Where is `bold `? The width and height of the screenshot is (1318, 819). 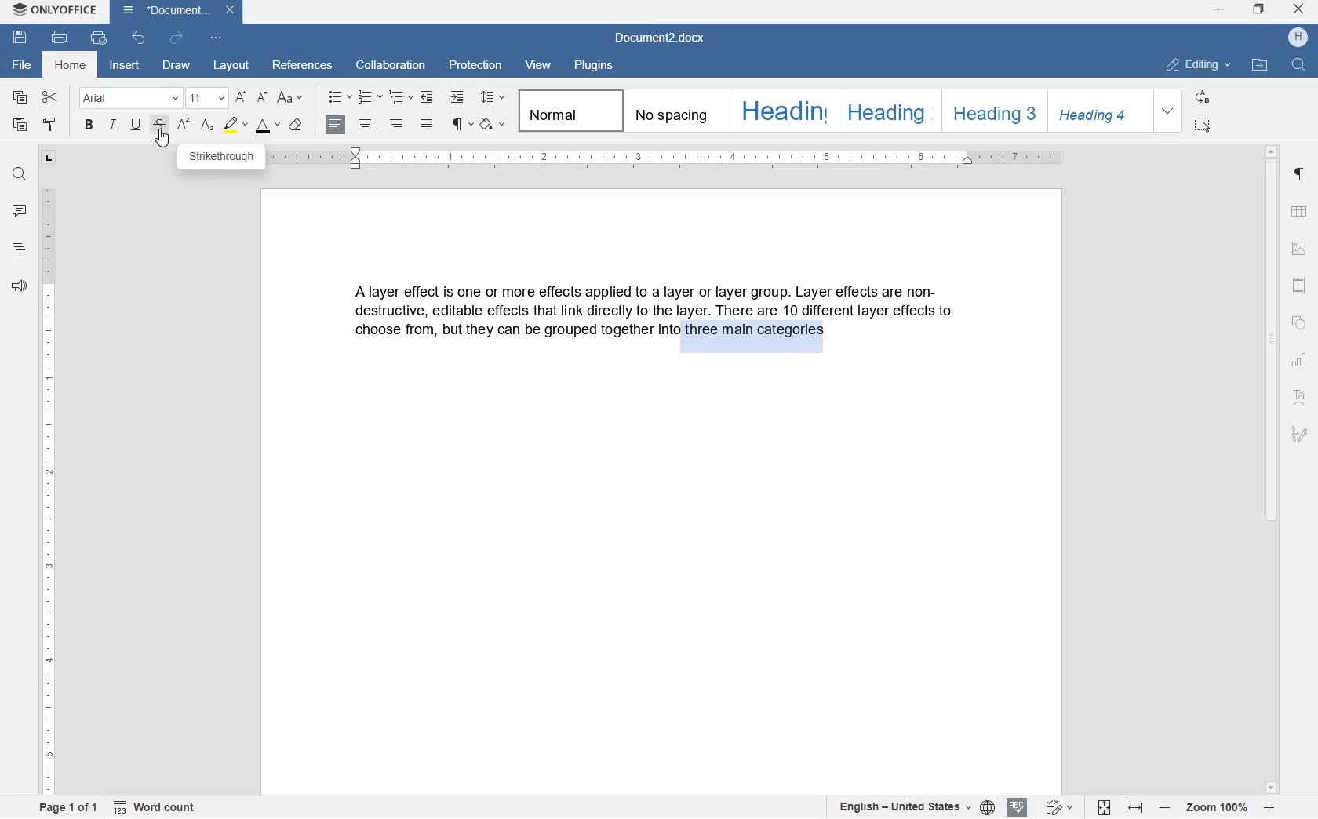
bold  is located at coordinates (89, 125).